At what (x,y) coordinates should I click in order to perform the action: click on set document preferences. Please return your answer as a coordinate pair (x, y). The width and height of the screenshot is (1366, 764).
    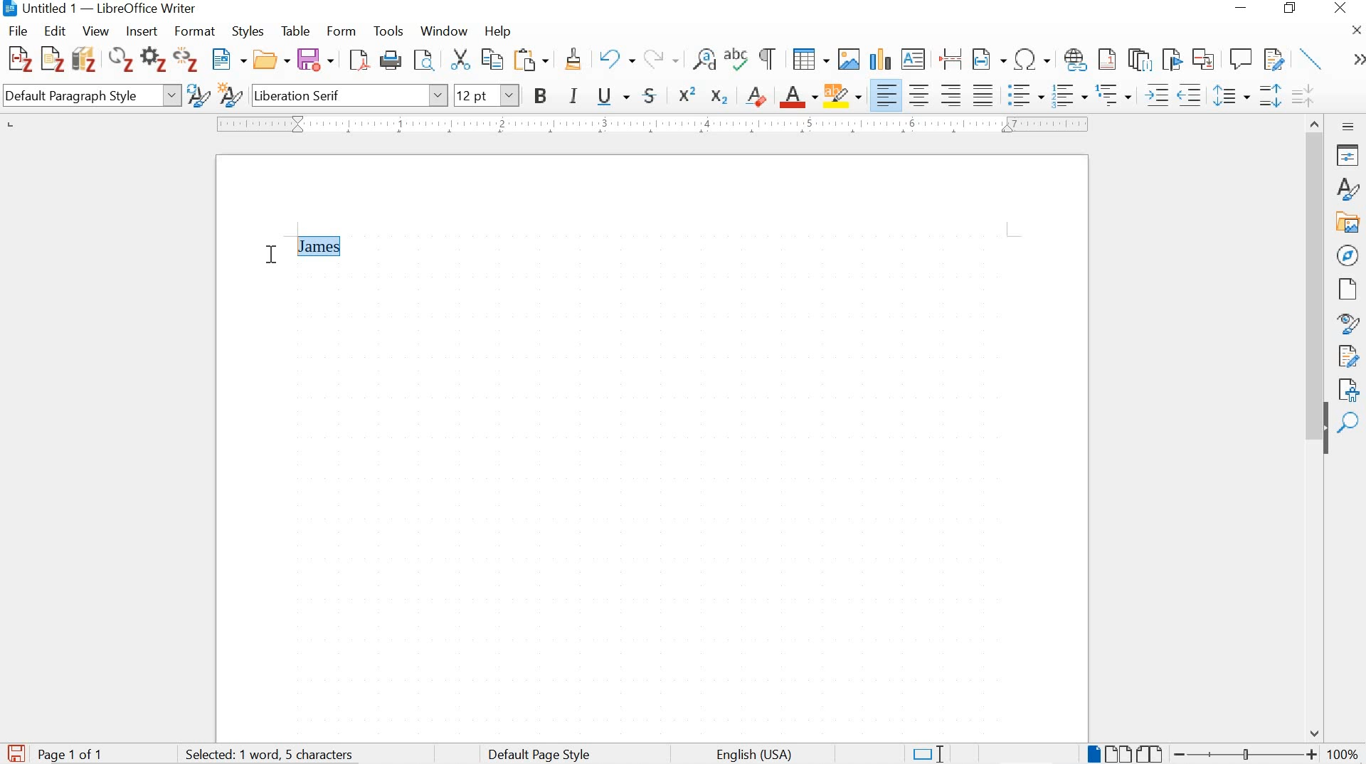
    Looking at the image, I should click on (153, 61).